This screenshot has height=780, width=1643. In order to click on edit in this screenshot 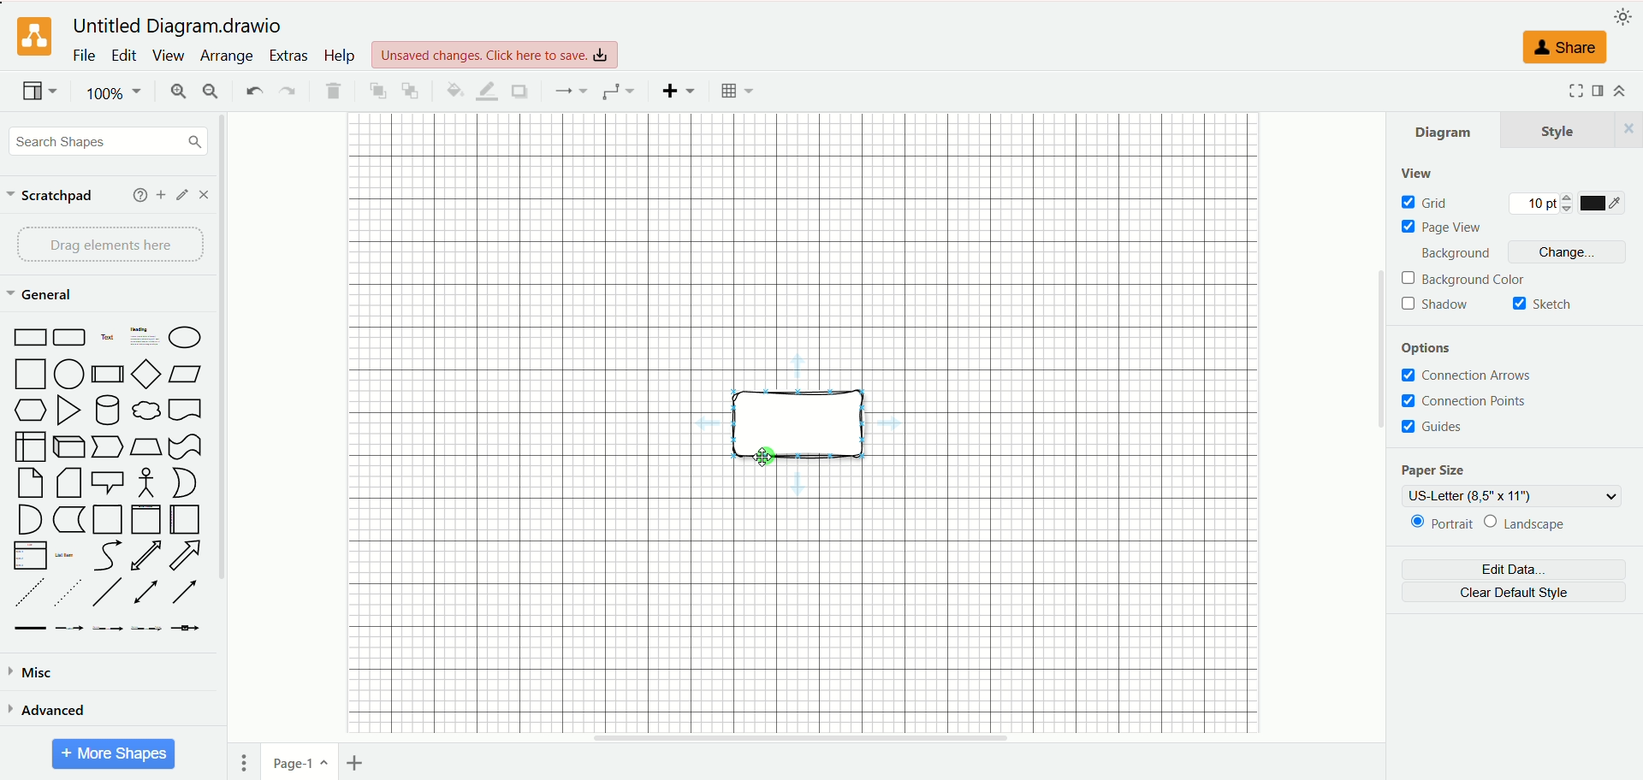, I will do `click(183, 195)`.